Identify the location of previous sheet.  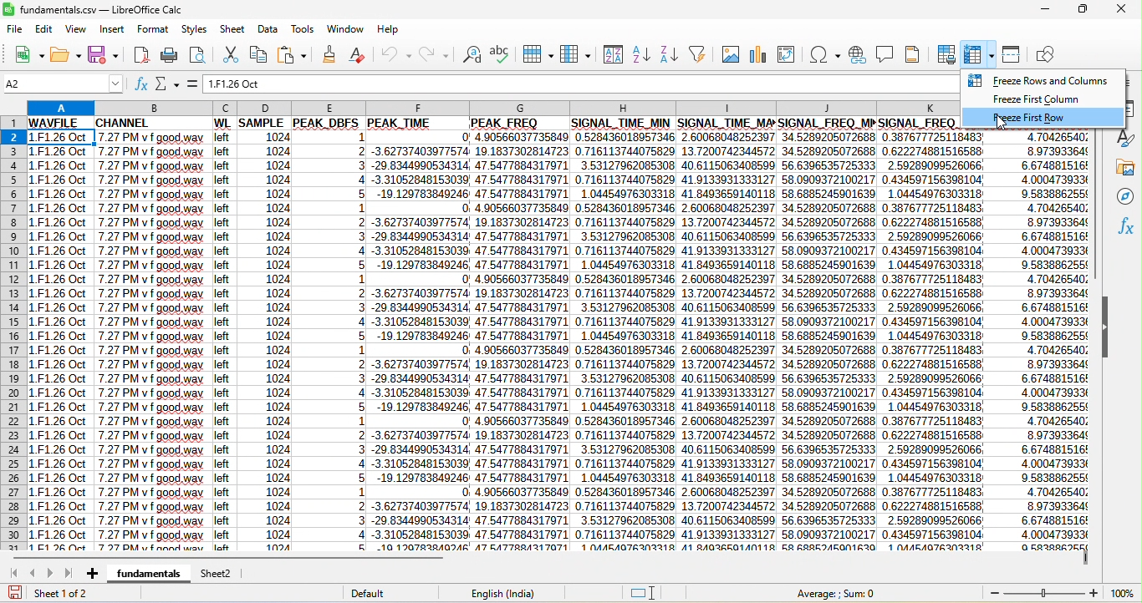
(34, 575).